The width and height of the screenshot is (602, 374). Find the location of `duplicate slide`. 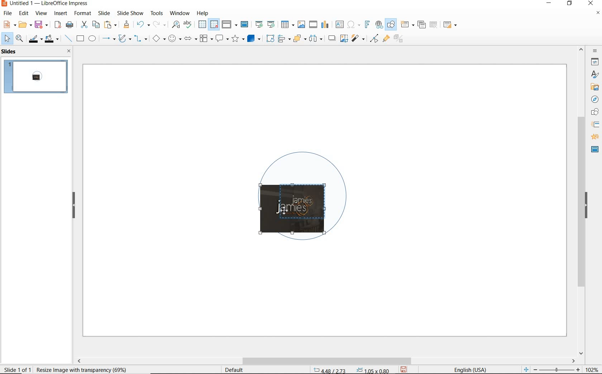

duplicate slide is located at coordinates (421, 25).